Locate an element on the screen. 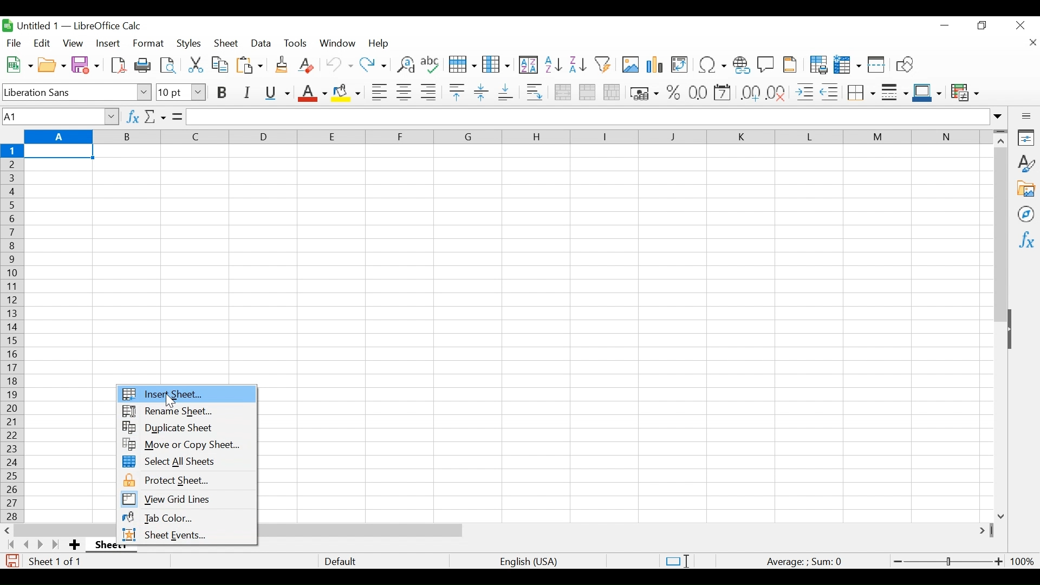  Italics is located at coordinates (246, 93).